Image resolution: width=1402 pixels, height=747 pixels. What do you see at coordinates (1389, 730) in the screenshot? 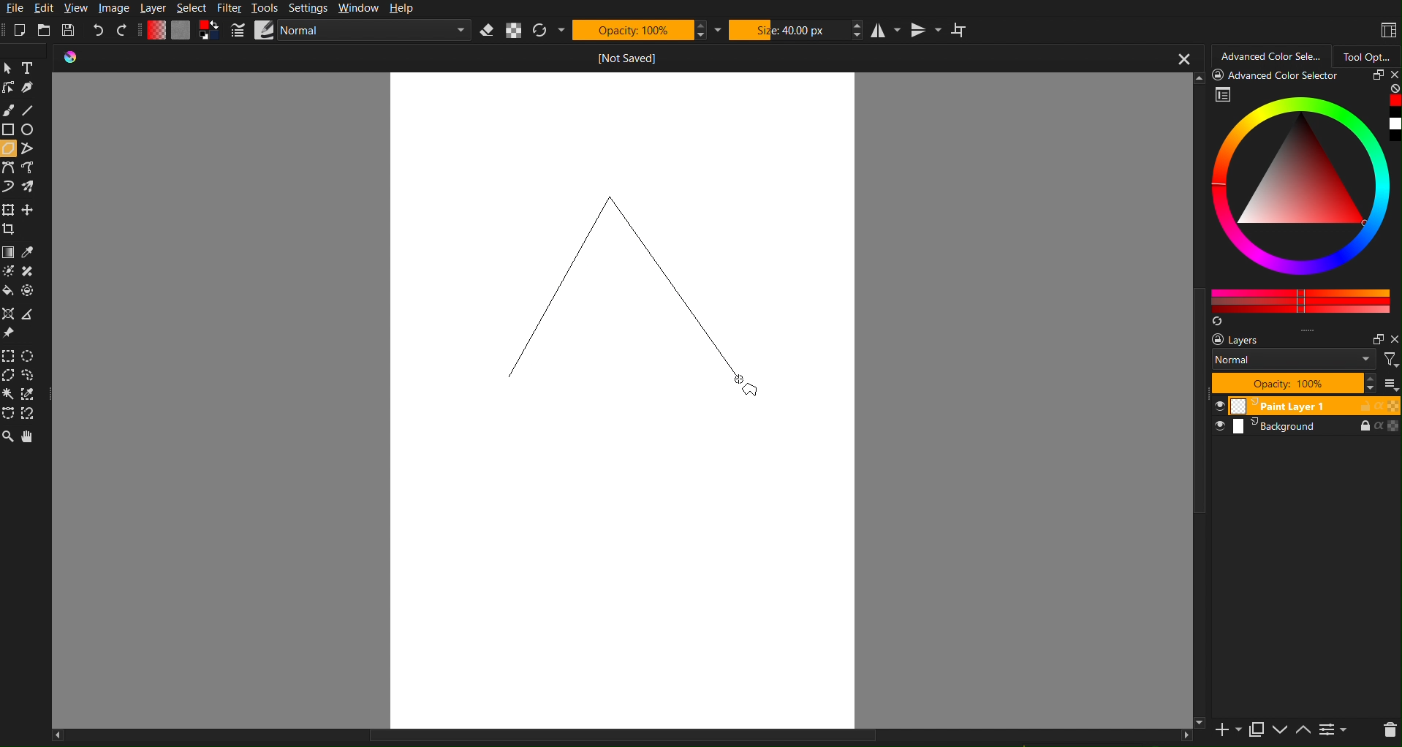
I see `delete layer` at bounding box center [1389, 730].